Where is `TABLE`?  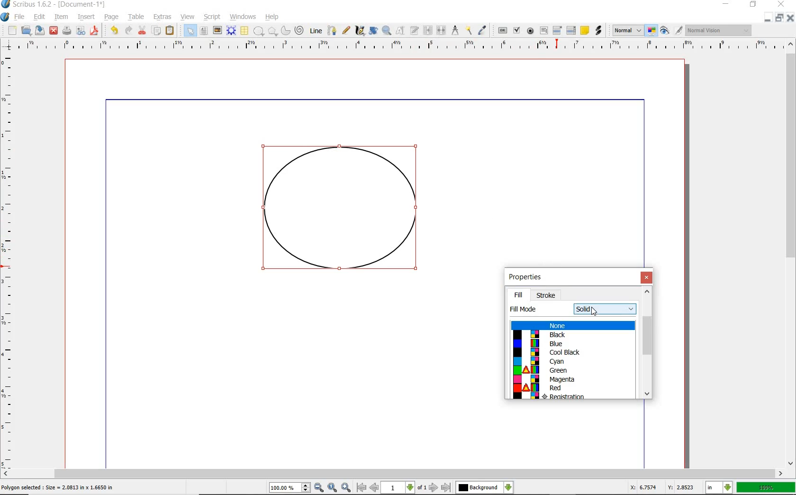
TABLE is located at coordinates (136, 17).